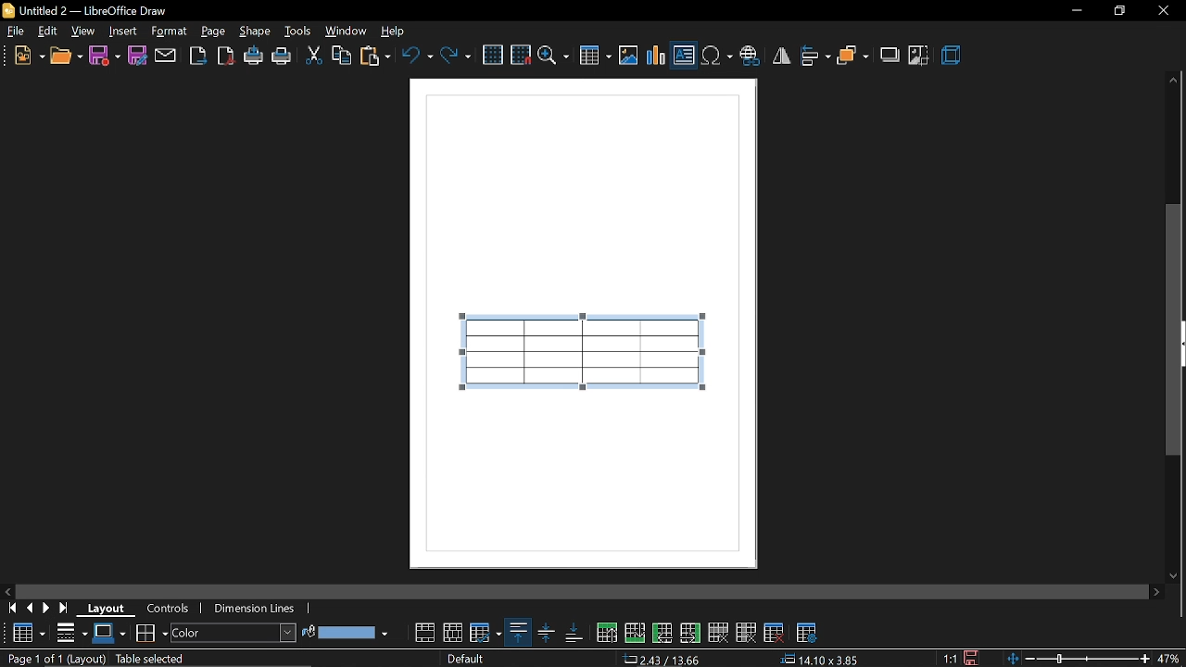 This screenshot has width=1186, height=667. I want to click on insert, so click(124, 31).